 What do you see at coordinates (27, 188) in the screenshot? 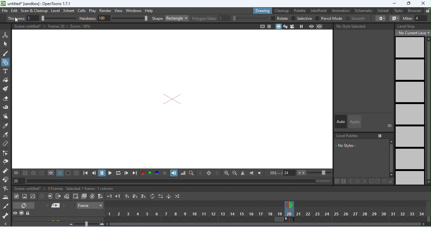
I see `scene untitled` at bounding box center [27, 188].